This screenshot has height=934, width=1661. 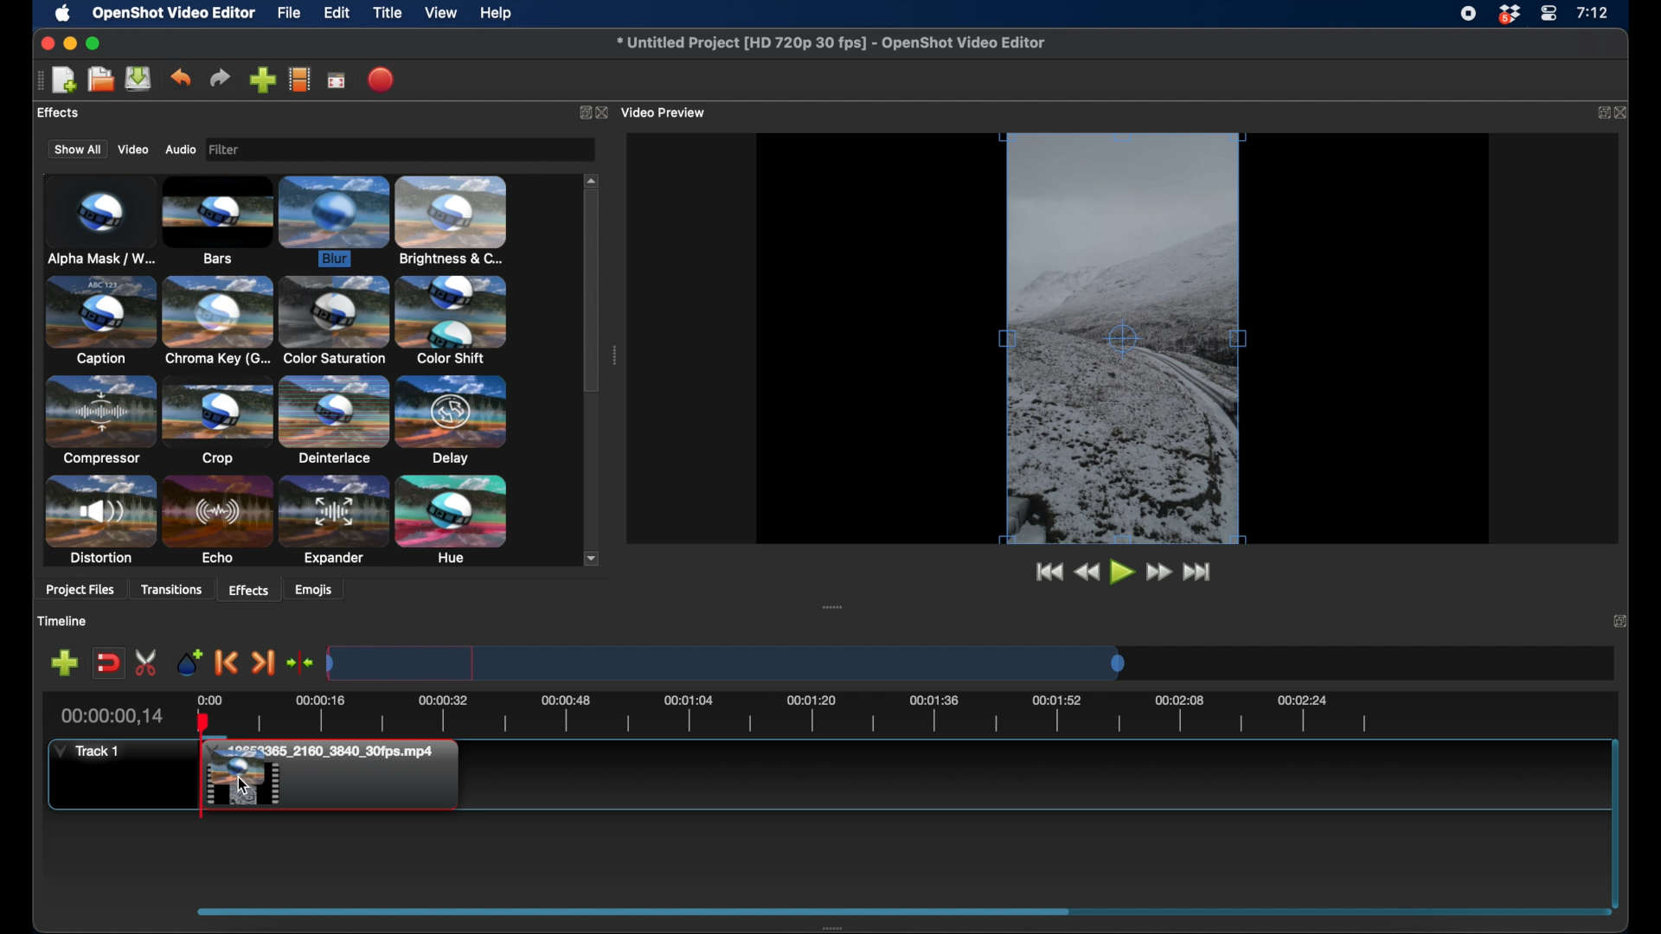 What do you see at coordinates (334, 419) in the screenshot?
I see `deinterlace` at bounding box center [334, 419].